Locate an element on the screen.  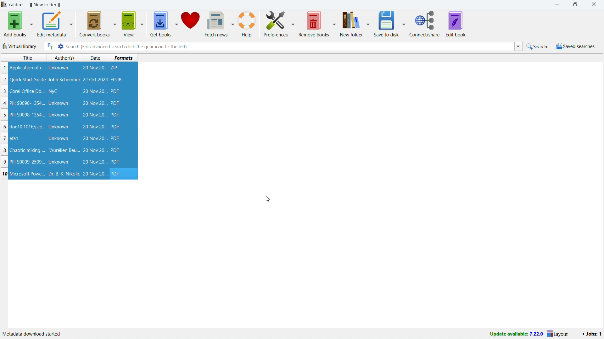
PDF is located at coordinates (116, 150).